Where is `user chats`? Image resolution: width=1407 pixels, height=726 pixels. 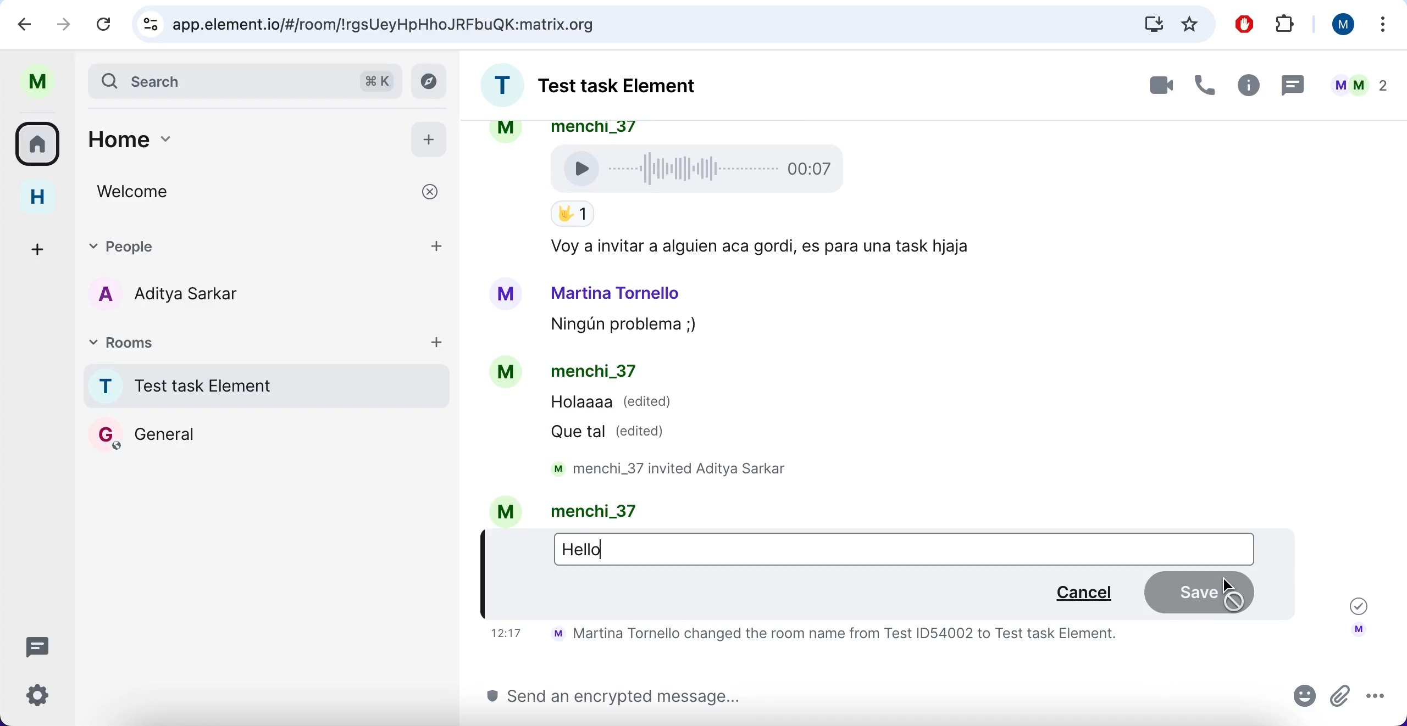 user chats is located at coordinates (1362, 87).